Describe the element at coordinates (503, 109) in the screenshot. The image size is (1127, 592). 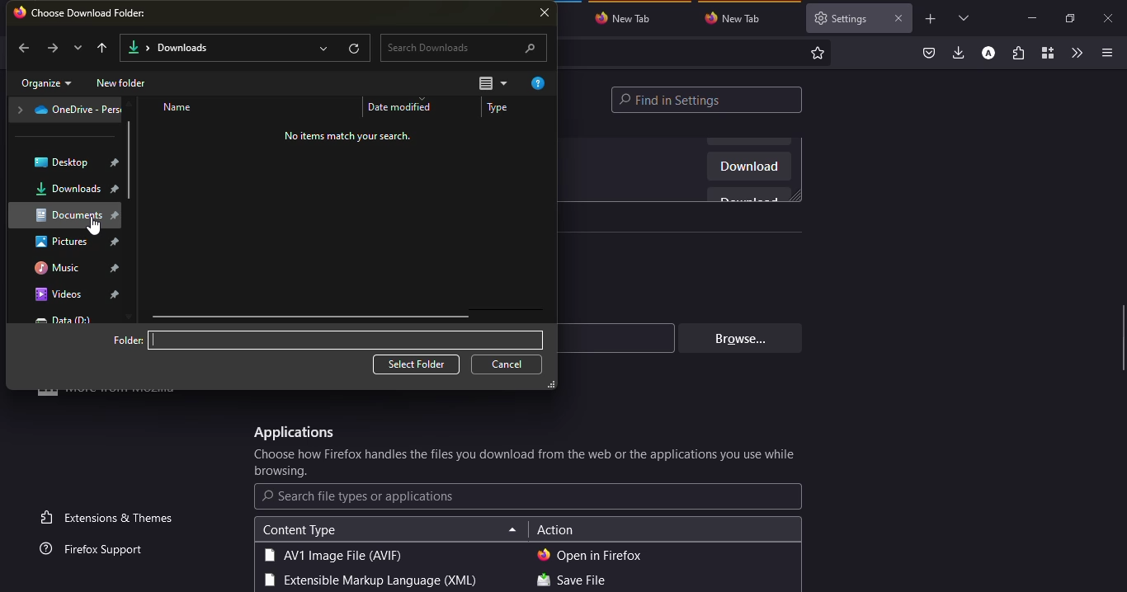
I see `type` at that location.